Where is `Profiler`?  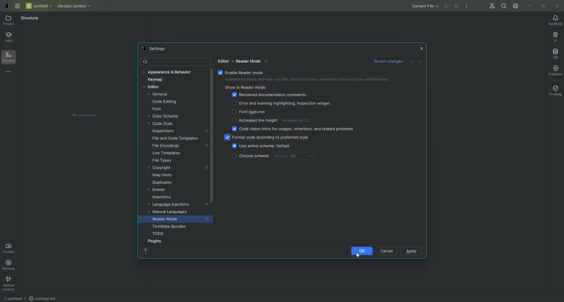 Profiler is located at coordinates (11, 247).